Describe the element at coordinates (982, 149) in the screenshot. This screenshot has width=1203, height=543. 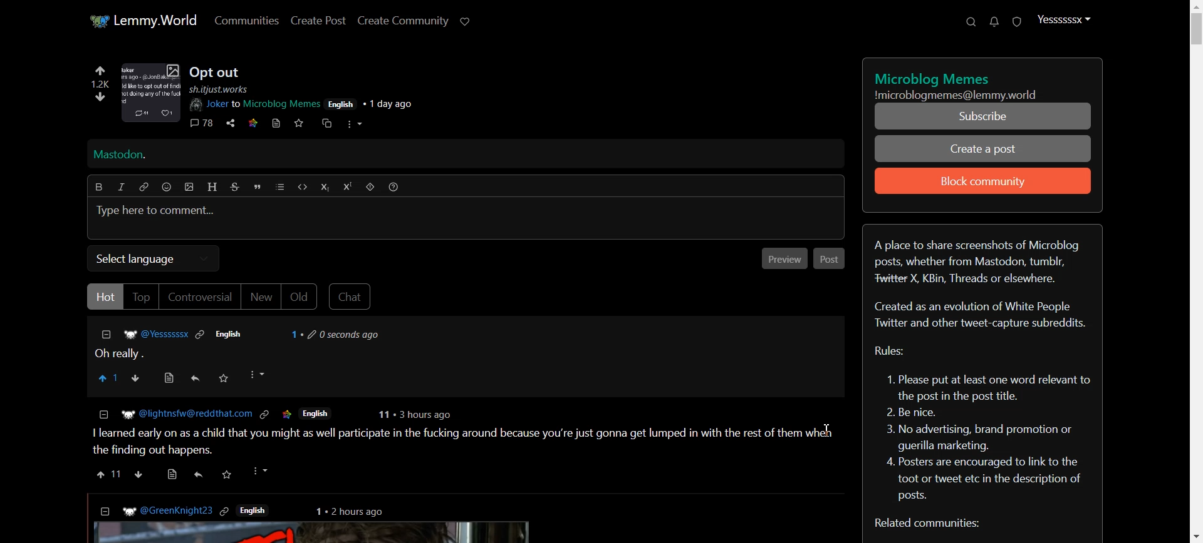
I see `Create a Post` at that location.